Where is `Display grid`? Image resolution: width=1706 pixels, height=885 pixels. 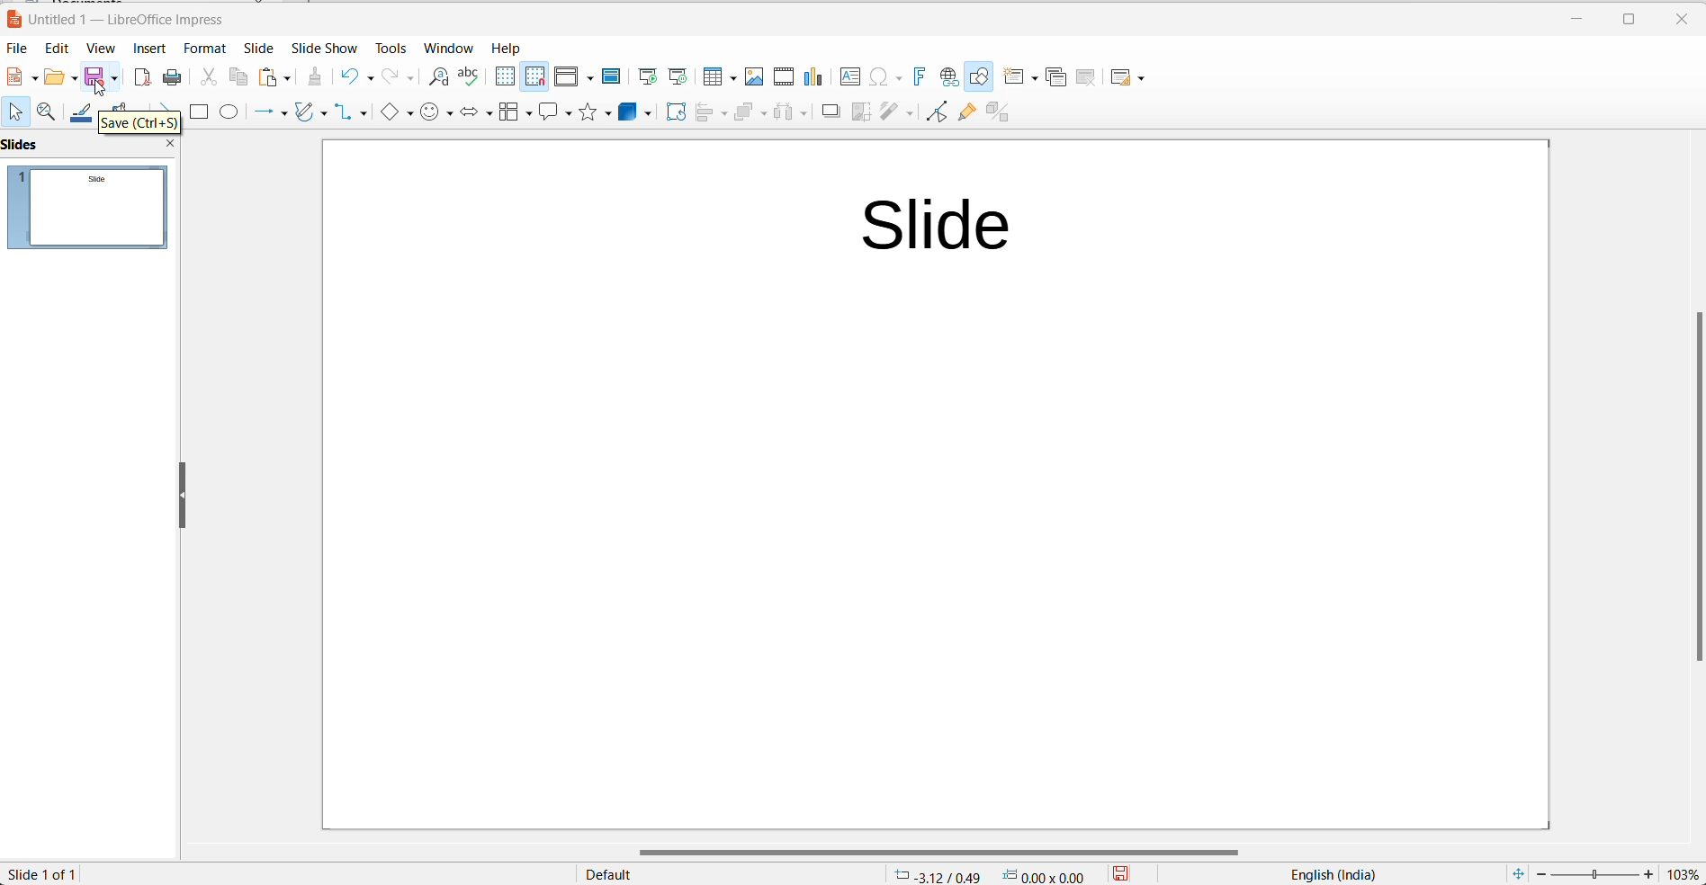
Display grid is located at coordinates (503, 77).